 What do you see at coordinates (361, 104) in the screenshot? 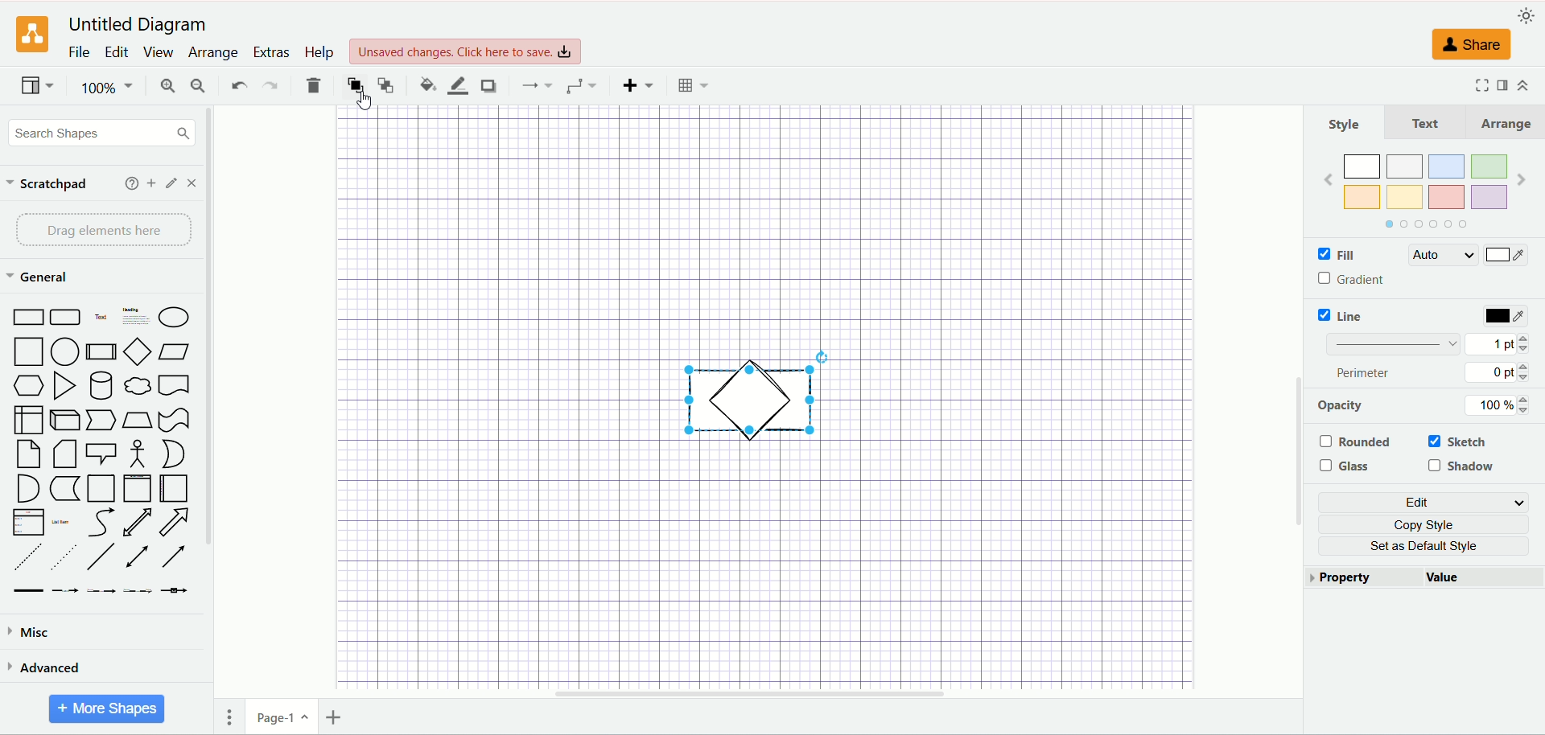
I see `cursor` at bounding box center [361, 104].